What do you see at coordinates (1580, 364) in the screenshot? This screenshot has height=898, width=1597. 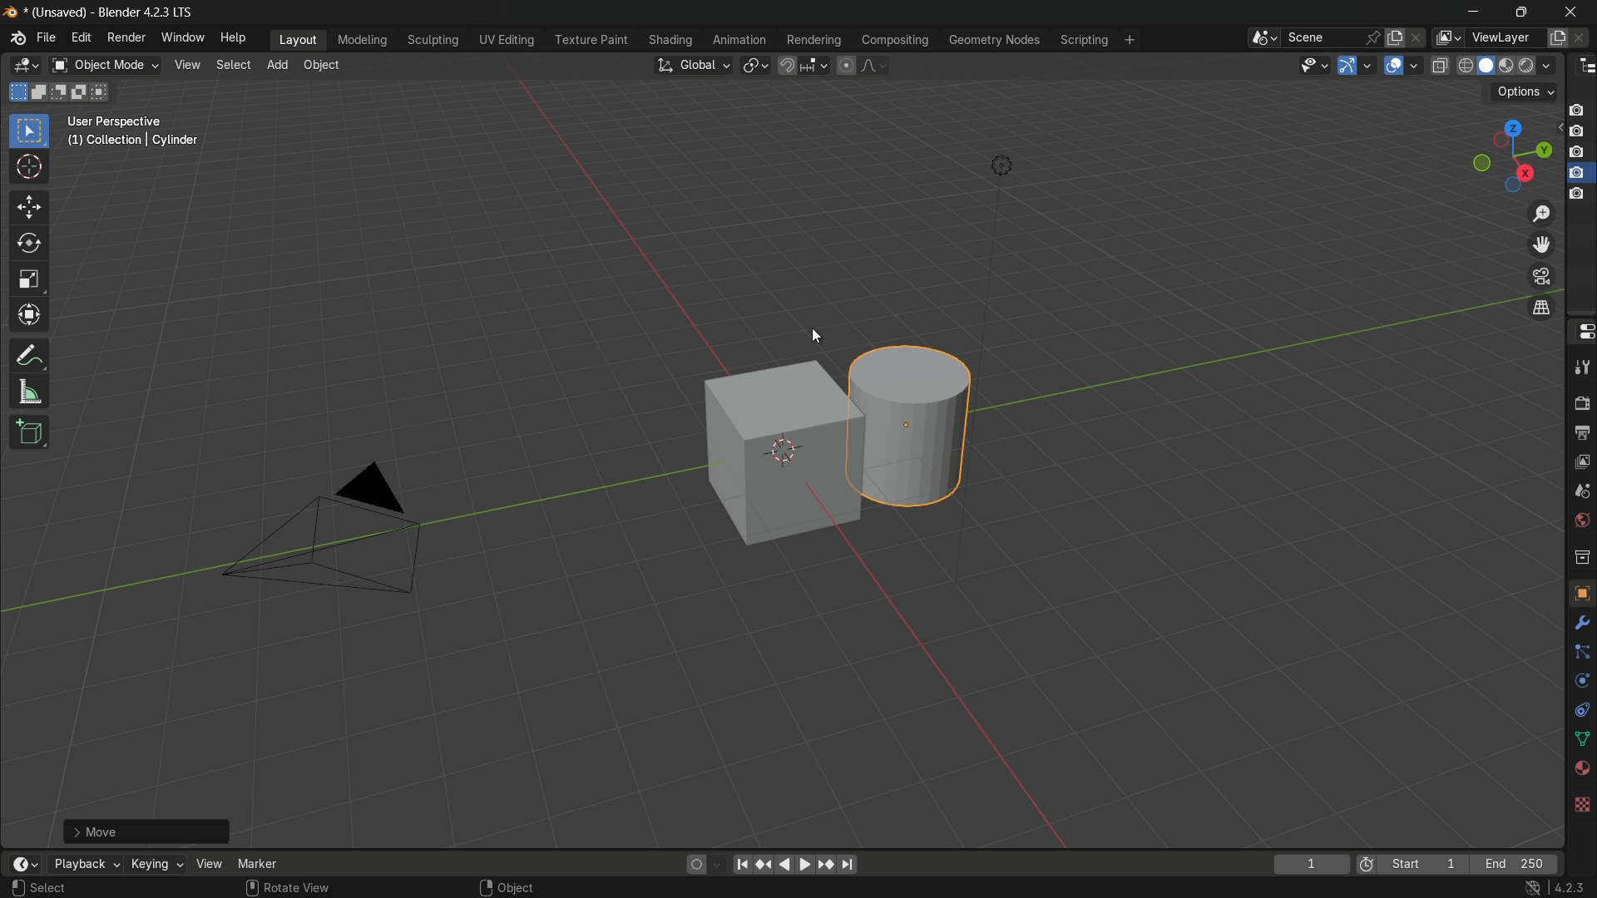 I see `tools` at bounding box center [1580, 364].